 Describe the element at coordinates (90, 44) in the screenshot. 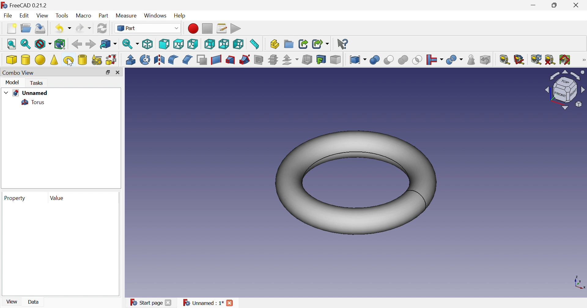

I see `Forward` at that location.